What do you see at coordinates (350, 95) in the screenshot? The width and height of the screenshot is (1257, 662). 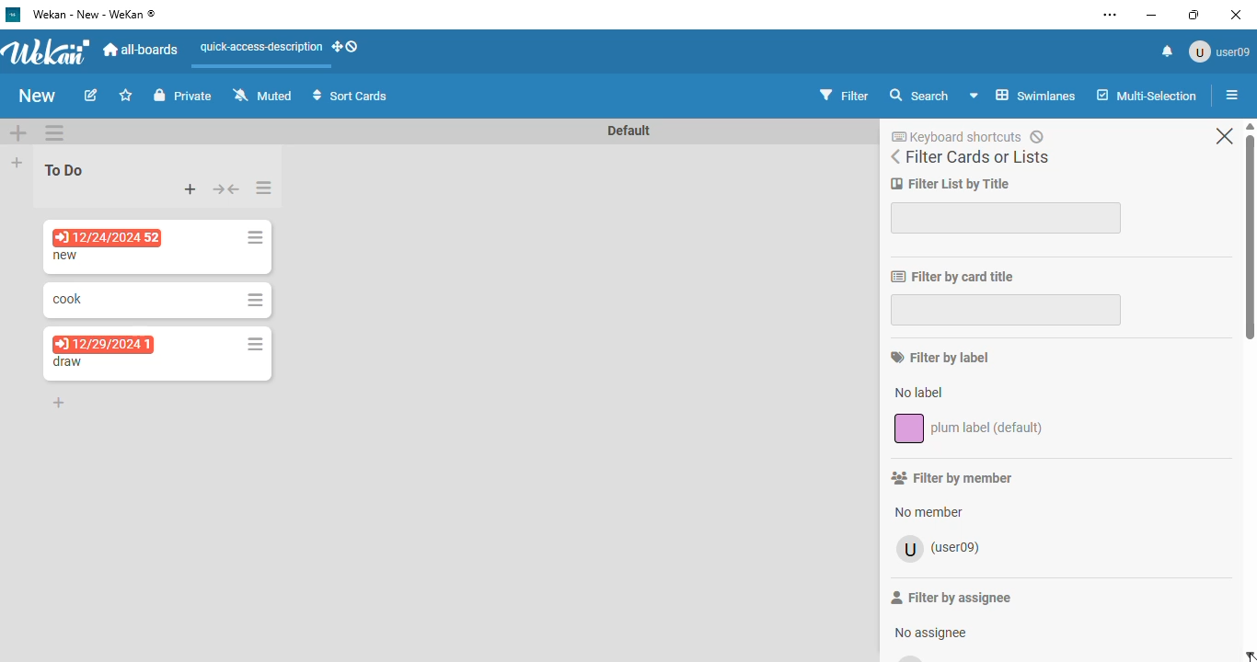 I see `sort cards` at bounding box center [350, 95].